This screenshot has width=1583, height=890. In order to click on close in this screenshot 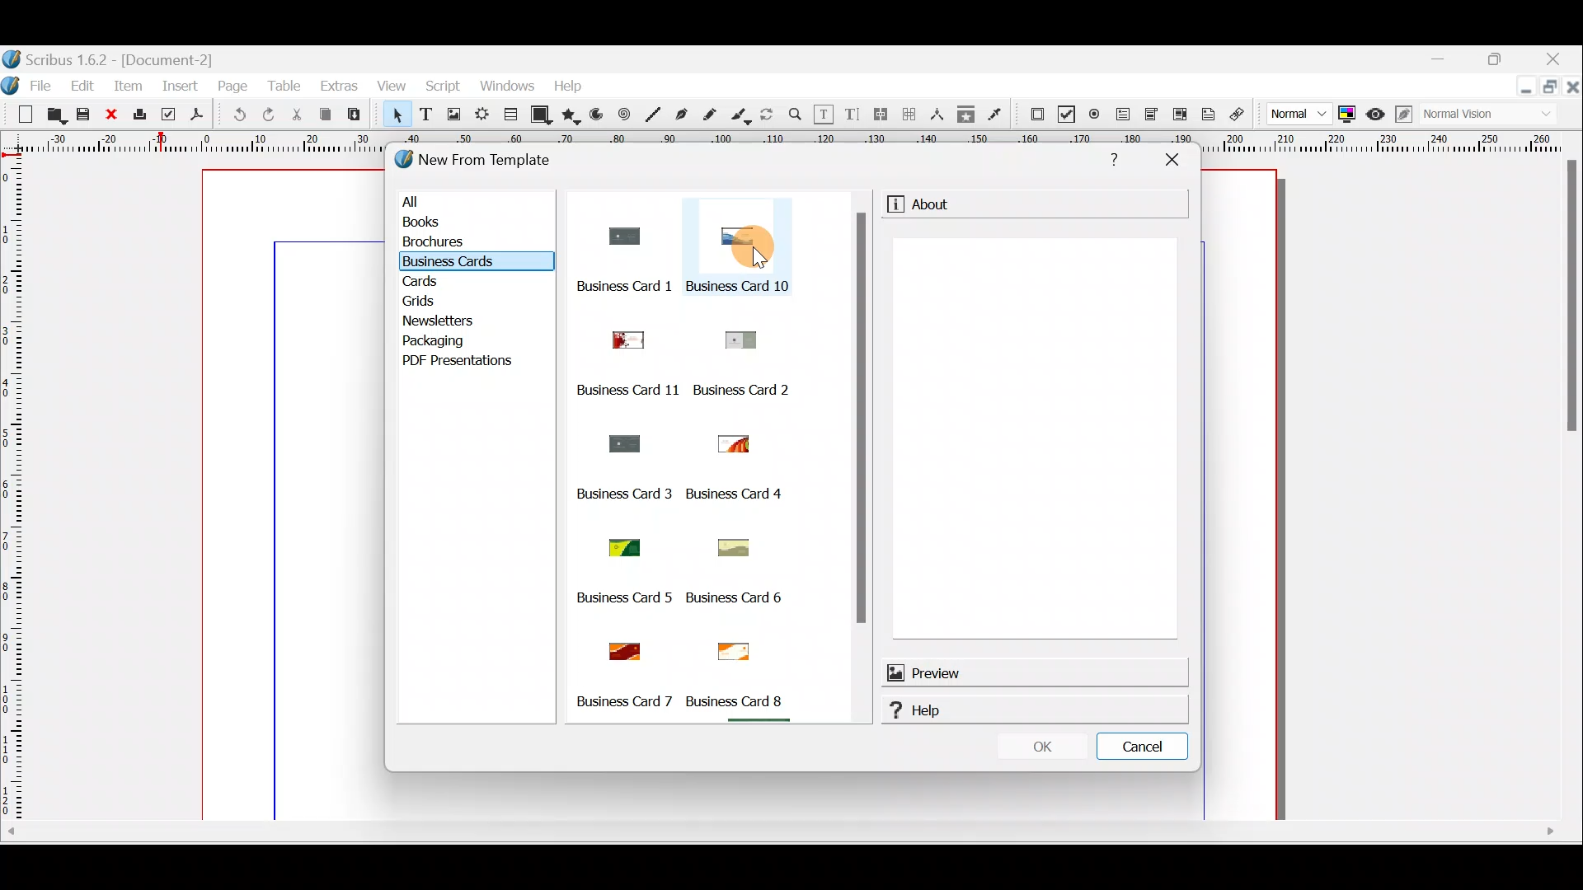, I will do `click(1573, 85)`.